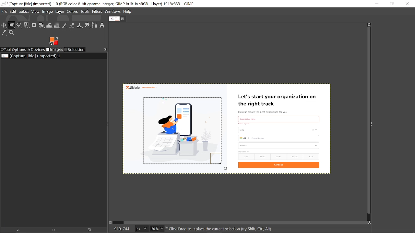  What do you see at coordinates (36, 50) in the screenshot?
I see `Devices` at bounding box center [36, 50].